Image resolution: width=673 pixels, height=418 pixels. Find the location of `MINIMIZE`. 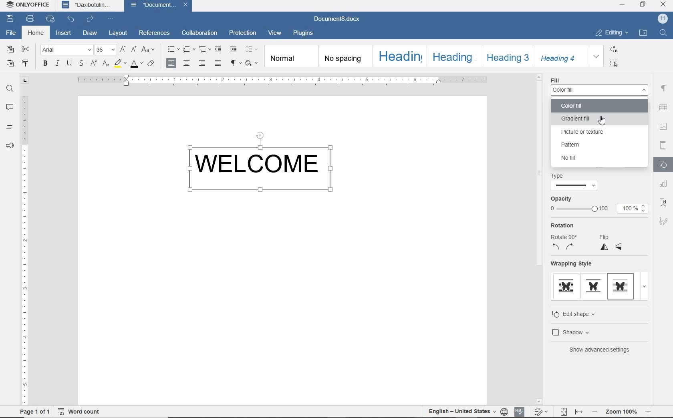

MINIMIZE is located at coordinates (623, 4).